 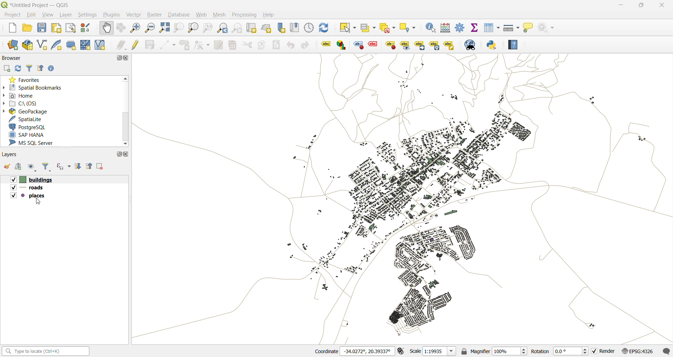 I want to click on open, so click(x=8, y=167).